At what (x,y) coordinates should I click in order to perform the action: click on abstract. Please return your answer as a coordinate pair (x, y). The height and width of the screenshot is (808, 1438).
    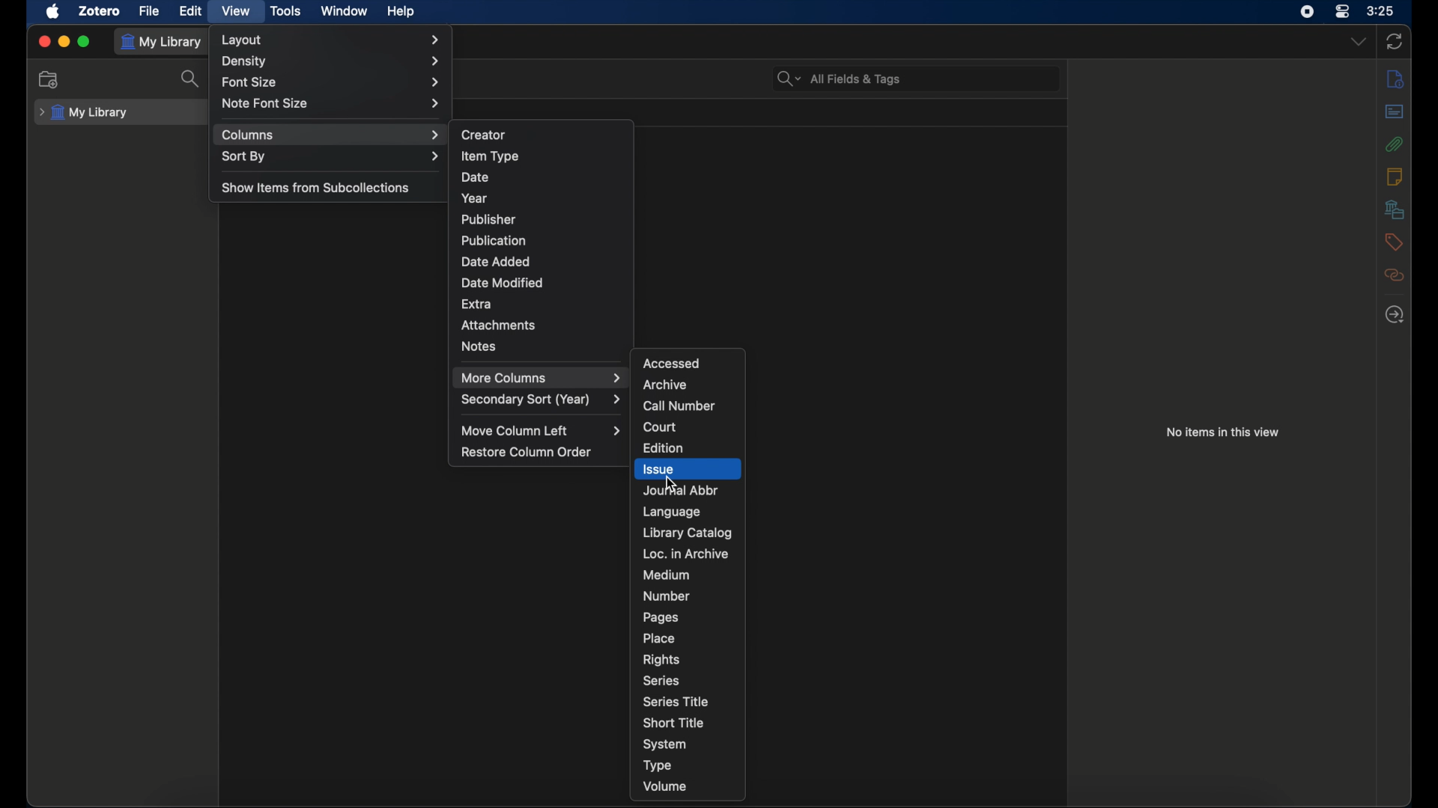
    Looking at the image, I should click on (1395, 111).